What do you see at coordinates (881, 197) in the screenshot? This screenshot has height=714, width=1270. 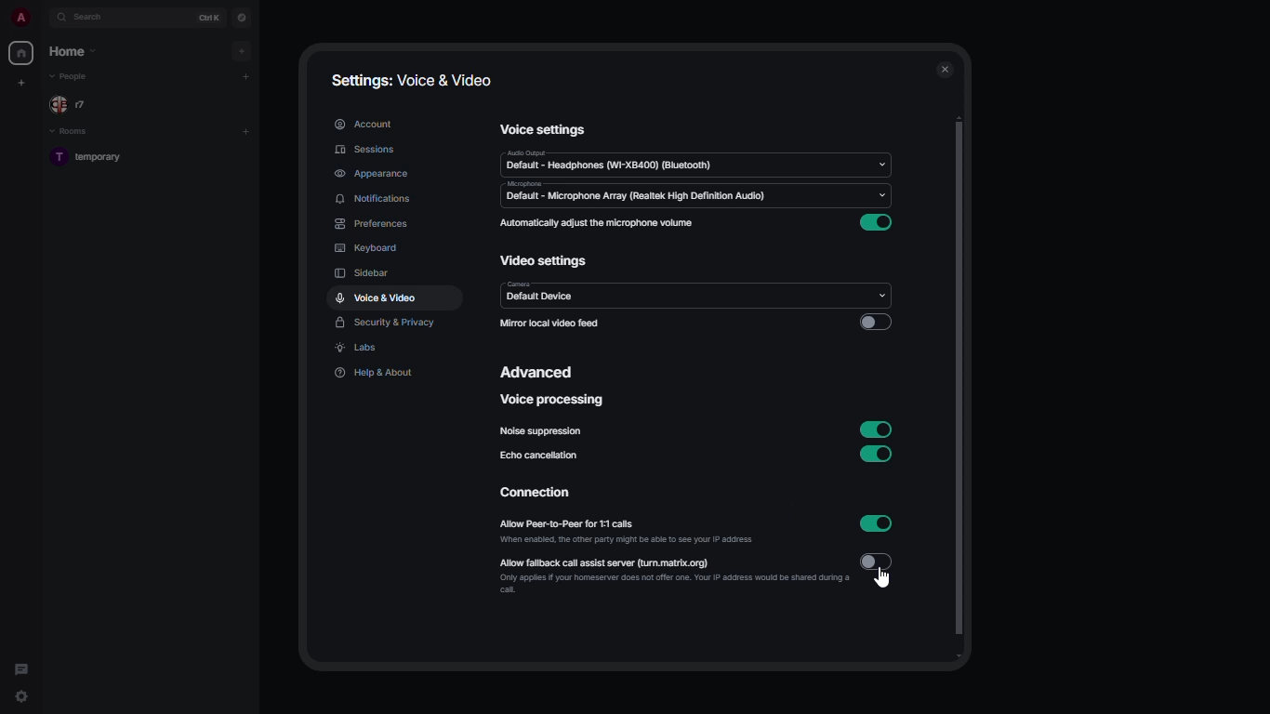 I see `` at bounding box center [881, 197].